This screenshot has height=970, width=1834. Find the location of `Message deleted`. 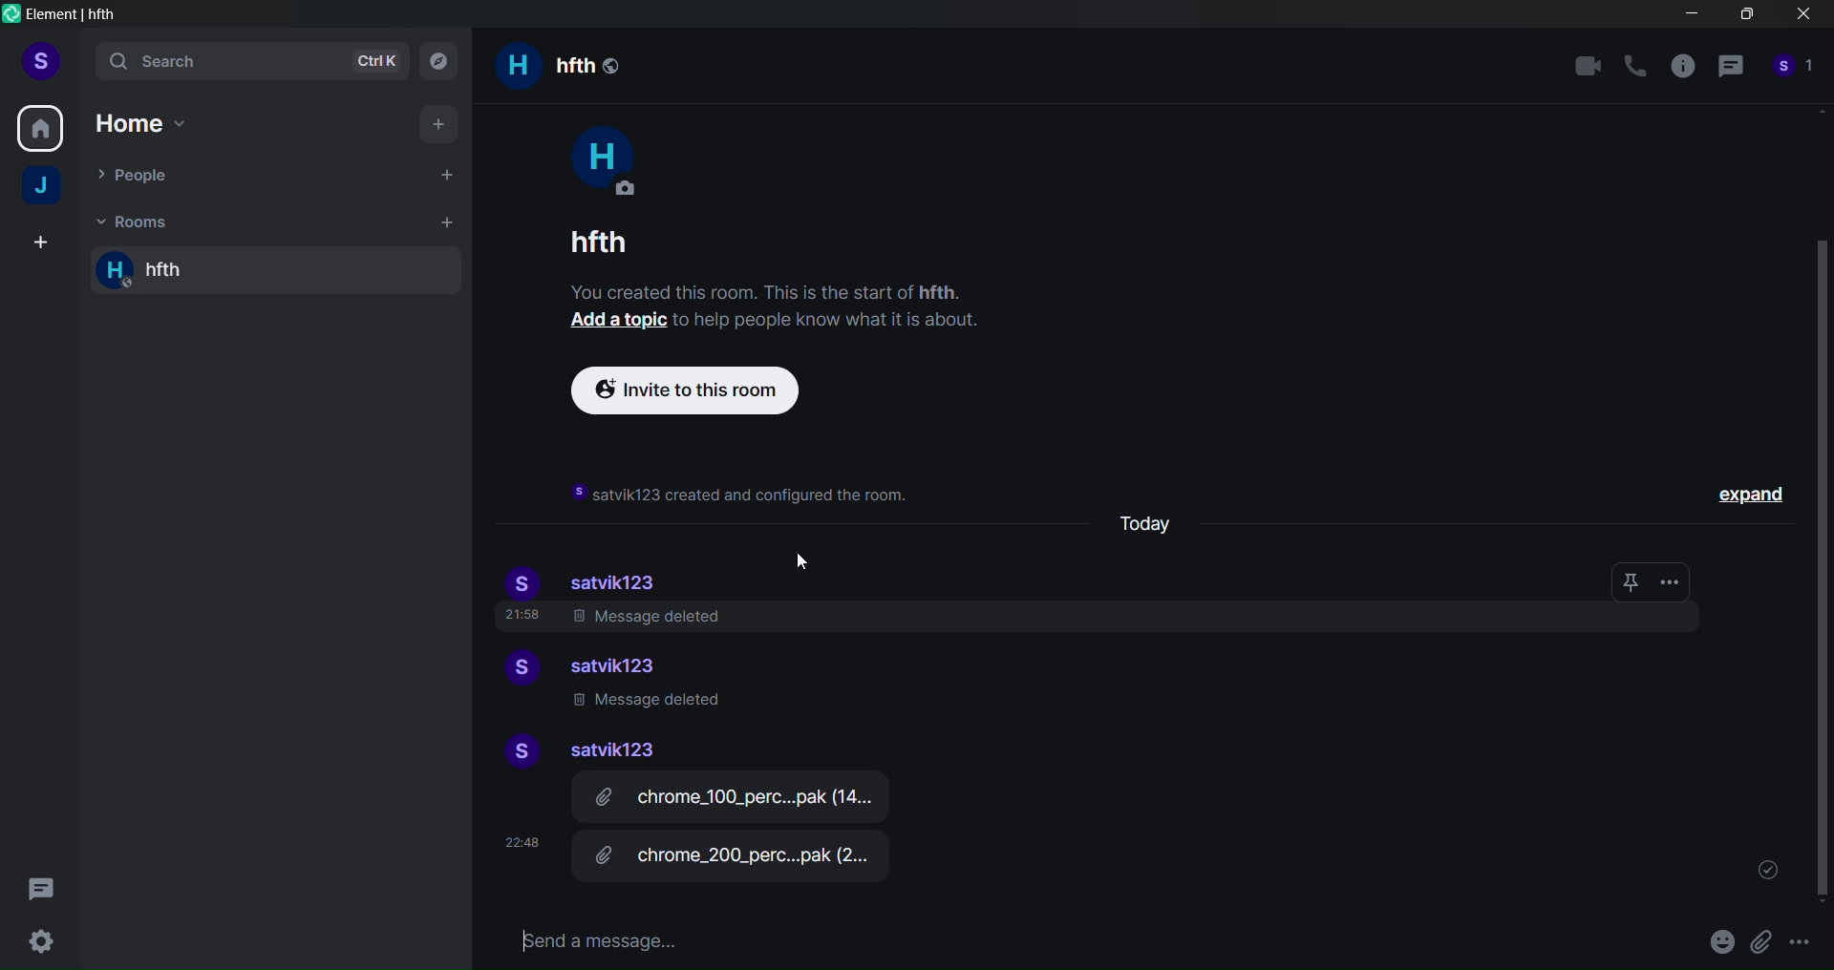

Message deleted is located at coordinates (654, 700).